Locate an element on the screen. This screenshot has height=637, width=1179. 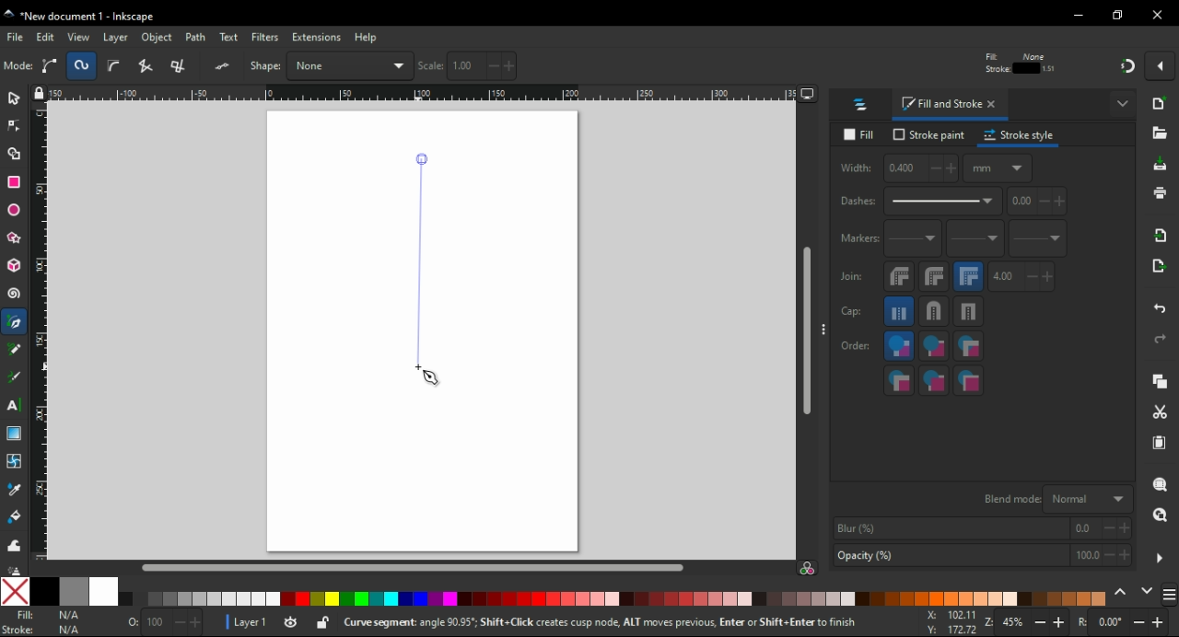
tweak tool is located at coordinates (14, 545).